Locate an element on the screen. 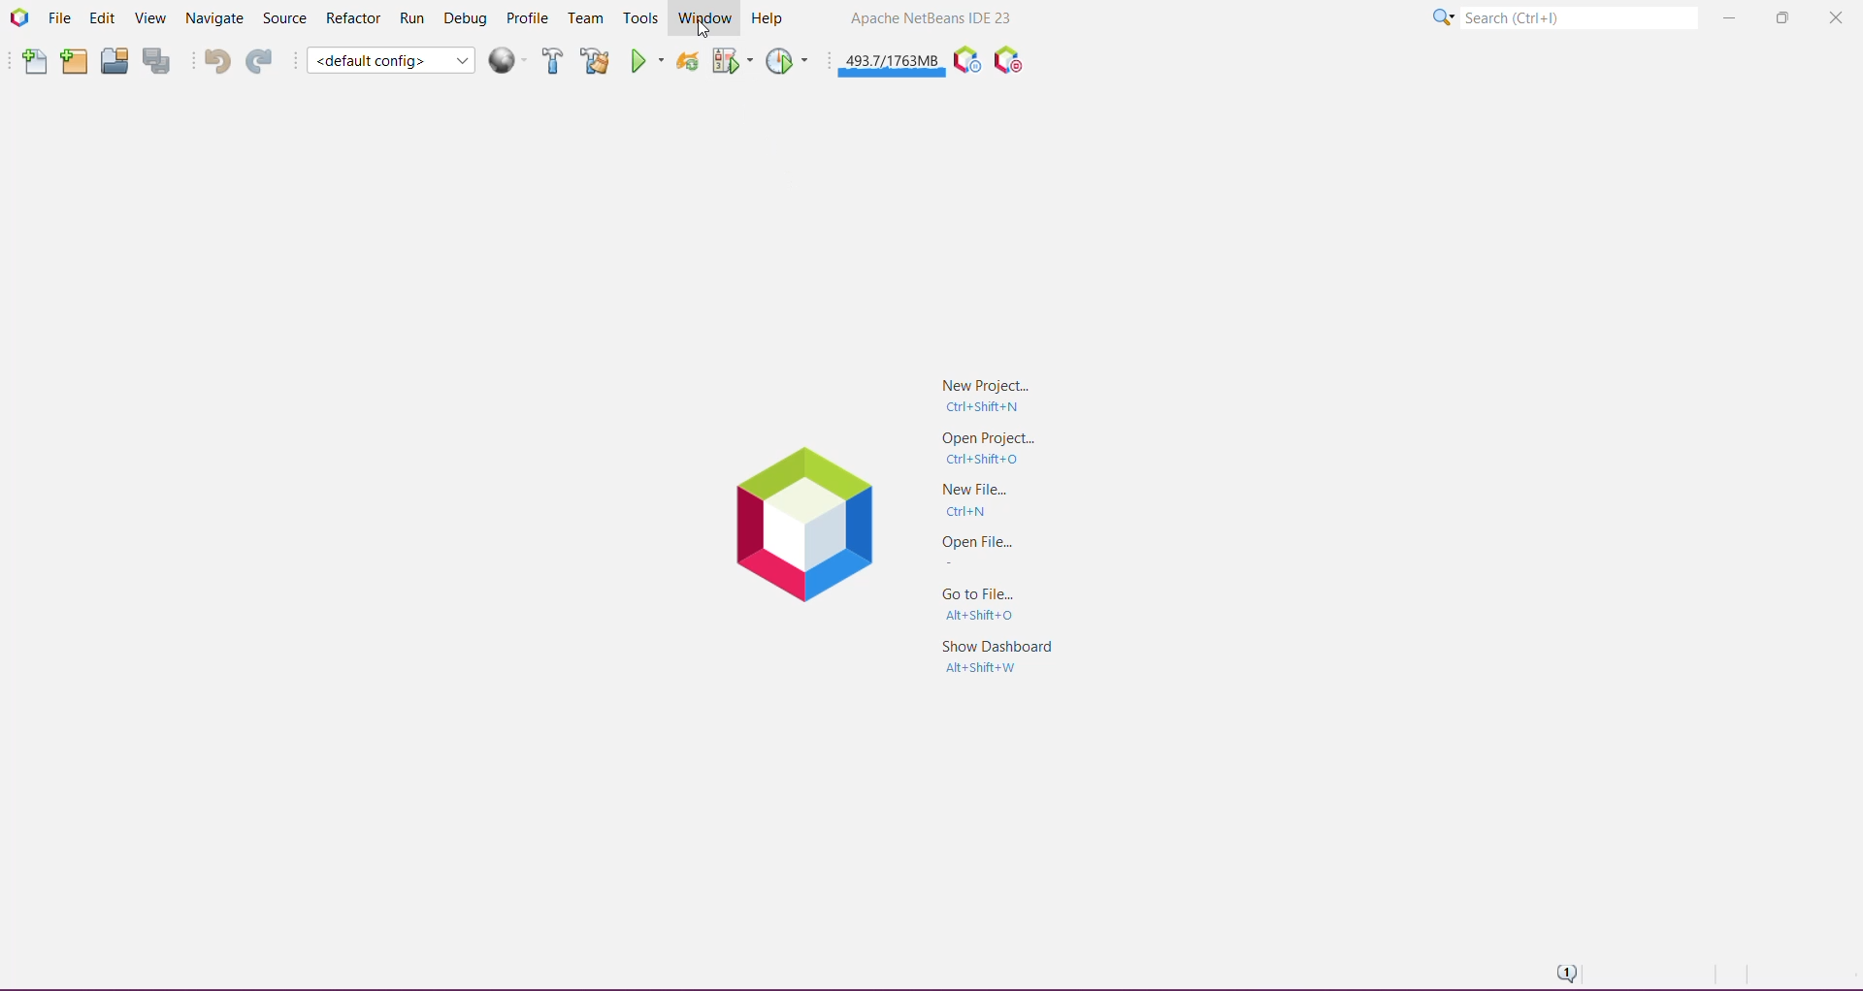 This screenshot has width=1863, height=991. Run Main Project is located at coordinates (647, 60).